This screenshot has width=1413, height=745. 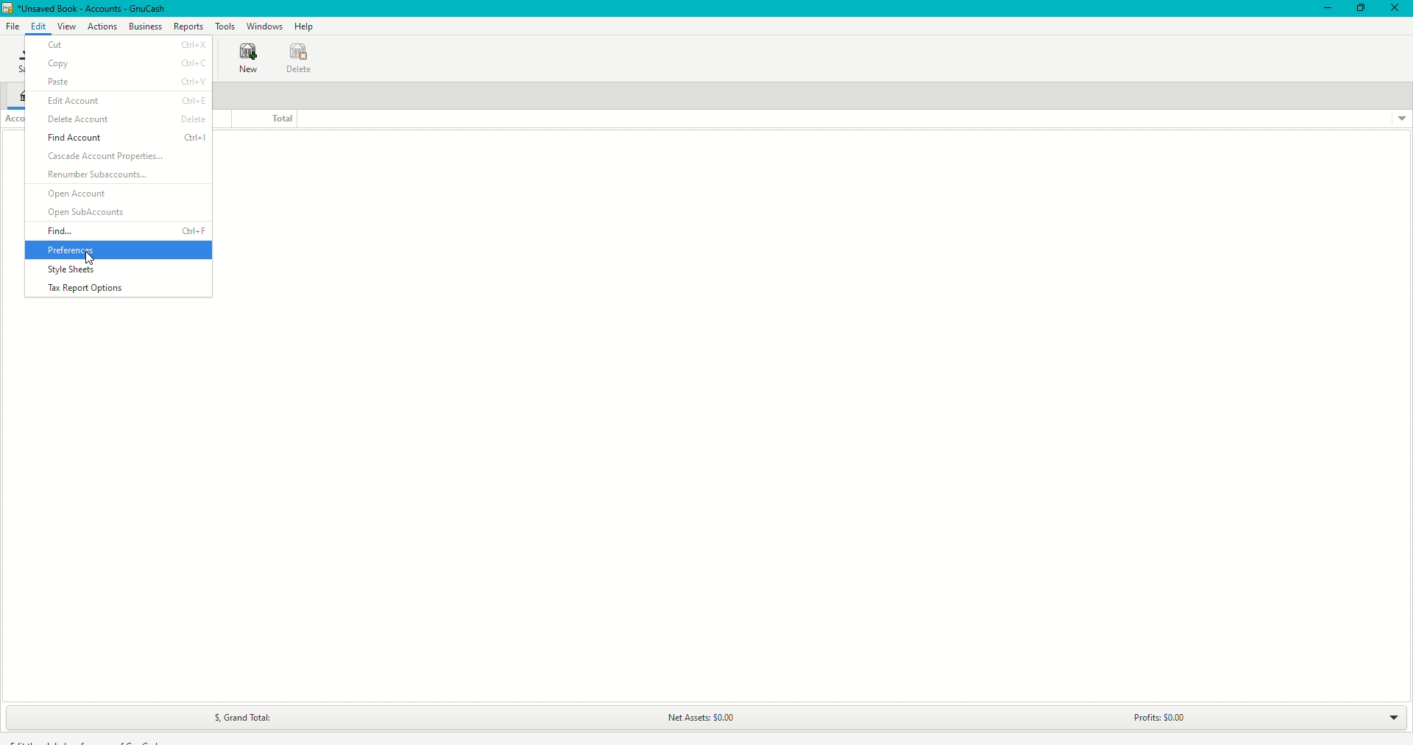 I want to click on Cascade Account Properties, so click(x=110, y=158).